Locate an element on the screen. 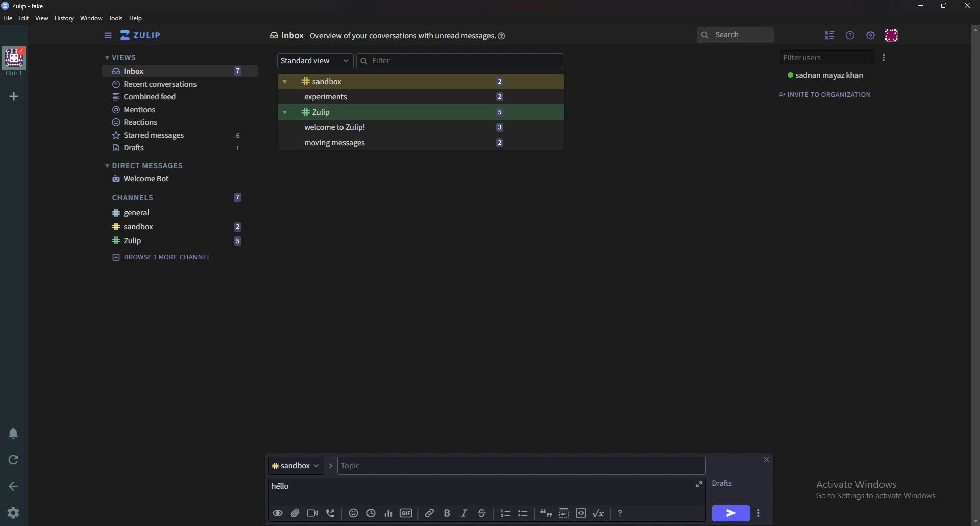 This screenshot has height=526, width=980. Spoiler is located at coordinates (564, 514).